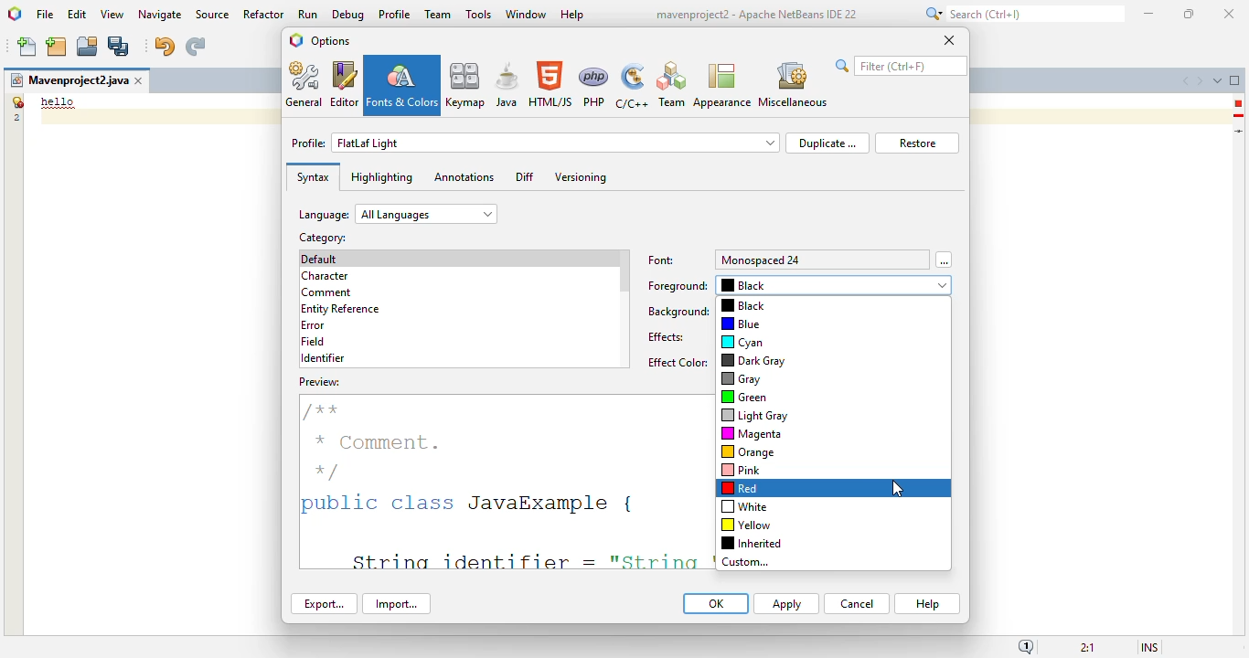  I want to click on effects: , so click(667, 337).